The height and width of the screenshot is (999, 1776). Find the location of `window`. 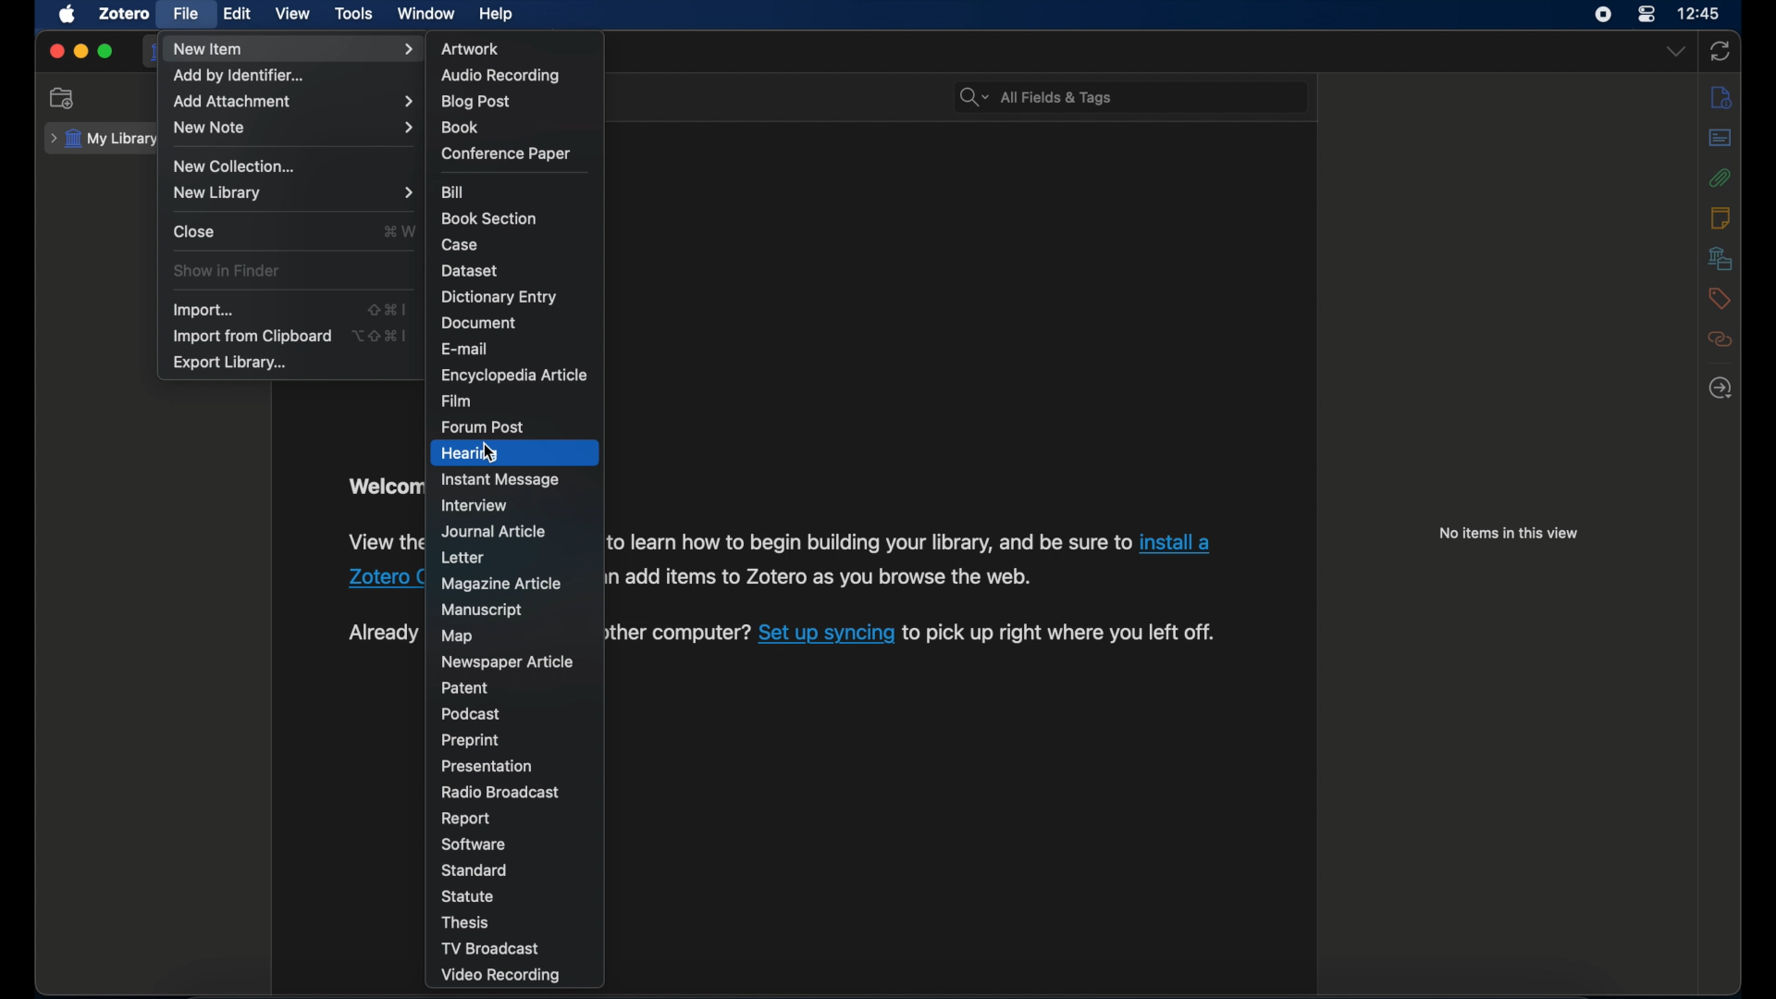

window is located at coordinates (427, 13).